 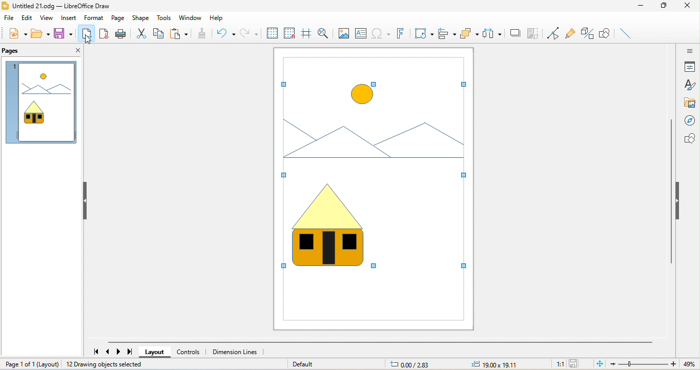 What do you see at coordinates (69, 18) in the screenshot?
I see `insert` at bounding box center [69, 18].